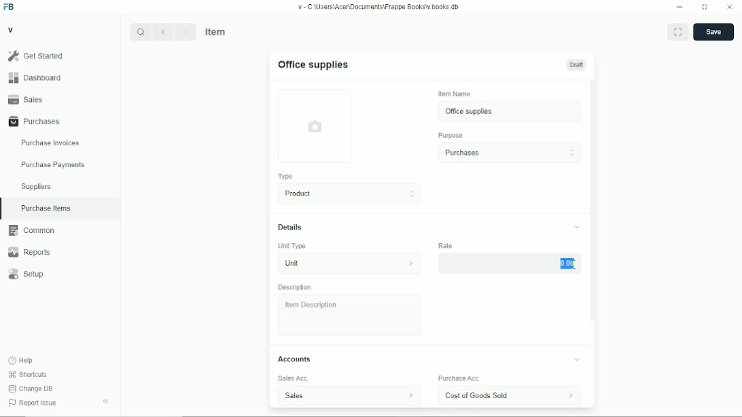 This screenshot has height=417, width=742. Describe the element at coordinates (287, 177) in the screenshot. I see `type` at that location.